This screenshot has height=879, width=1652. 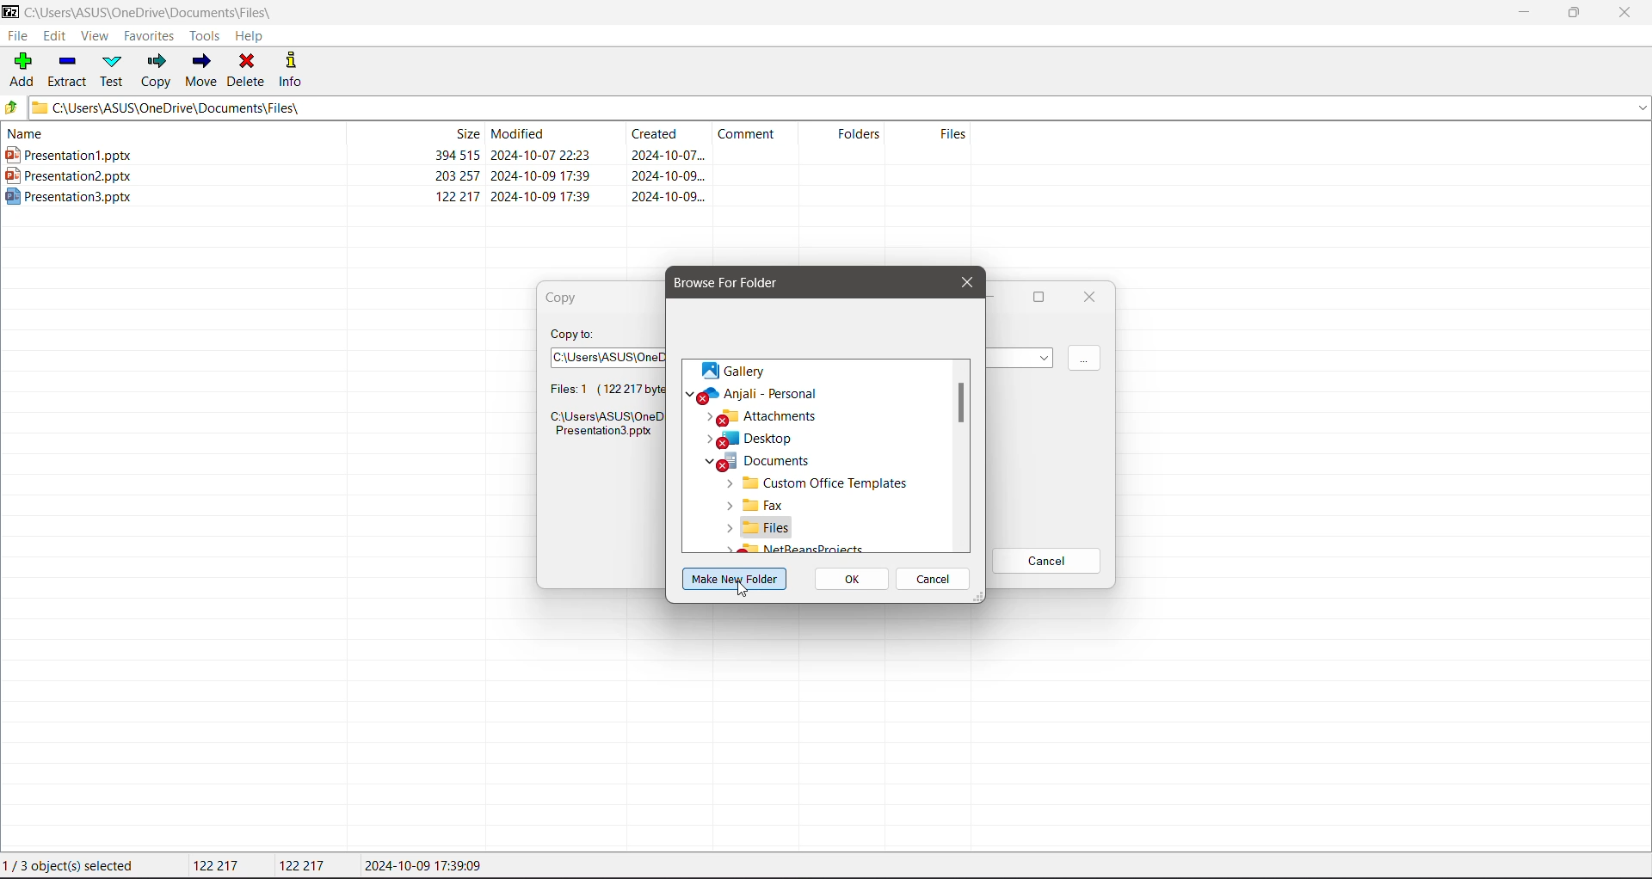 What do you see at coordinates (1084, 360) in the screenshot?
I see `Click to Browse for more location` at bounding box center [1084, 360].